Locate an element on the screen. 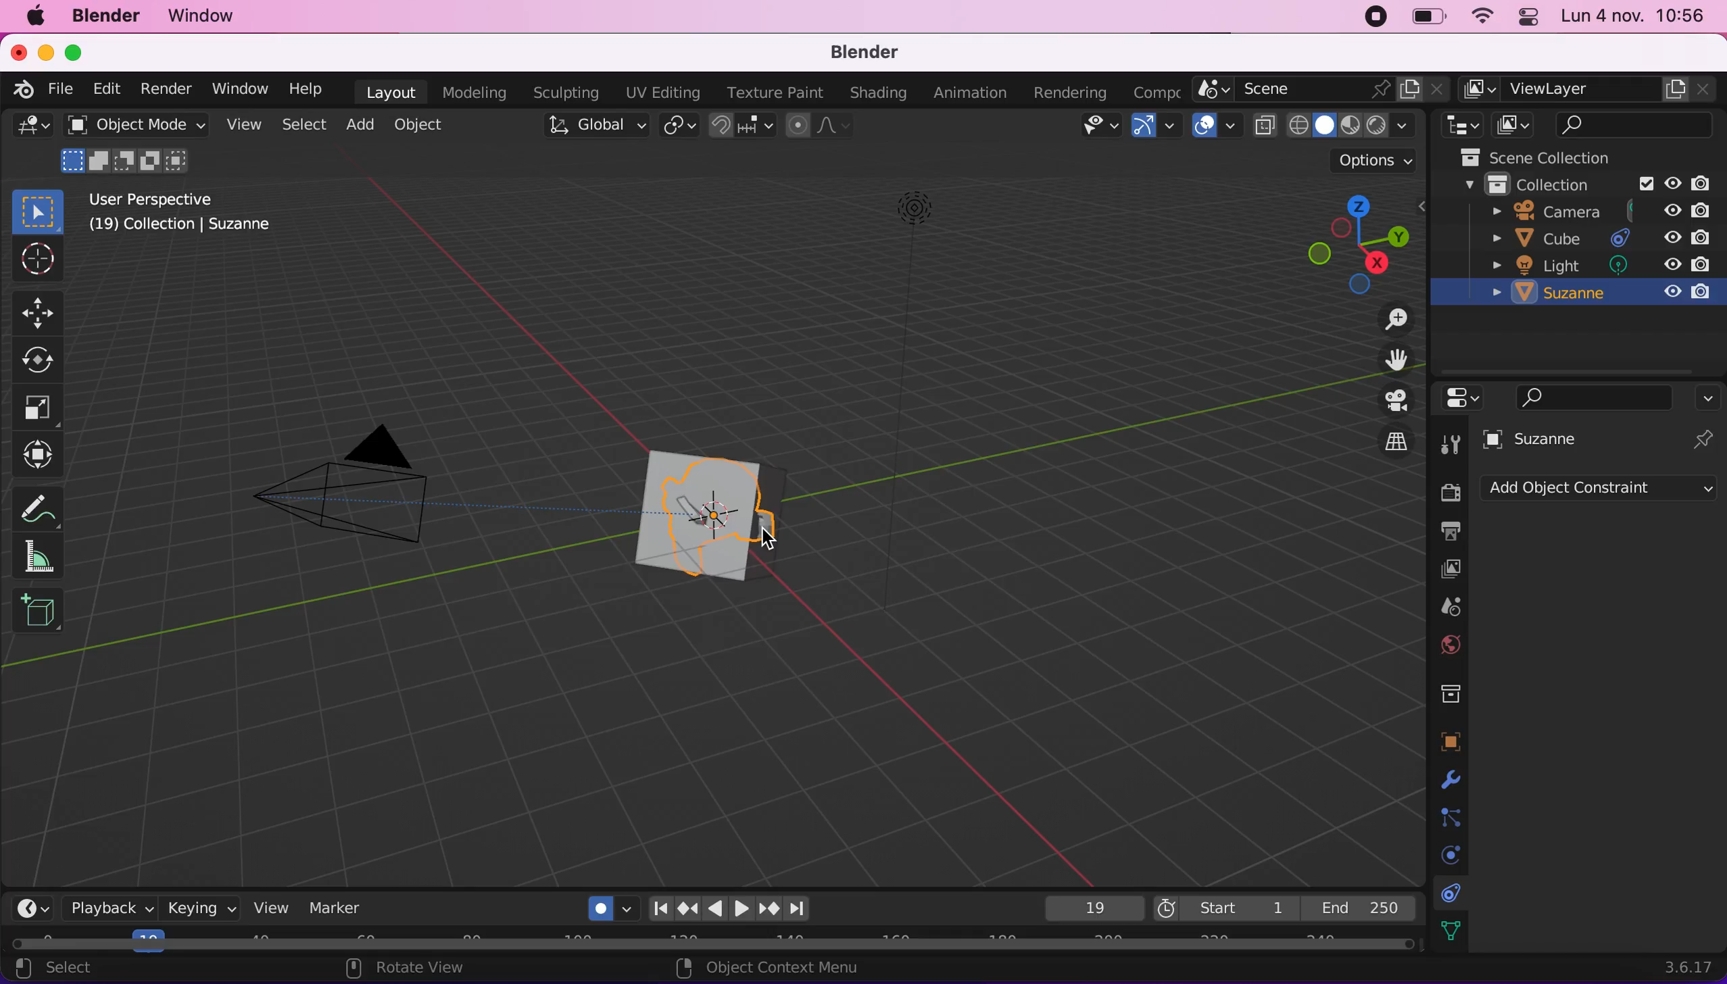 The height and width of the screenshot is (984, 1727). blender is located at coordinates (866, 54).